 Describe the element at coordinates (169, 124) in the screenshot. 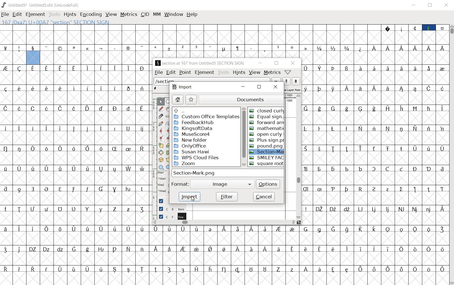

I see `change whether spiro is active or not` at that location.